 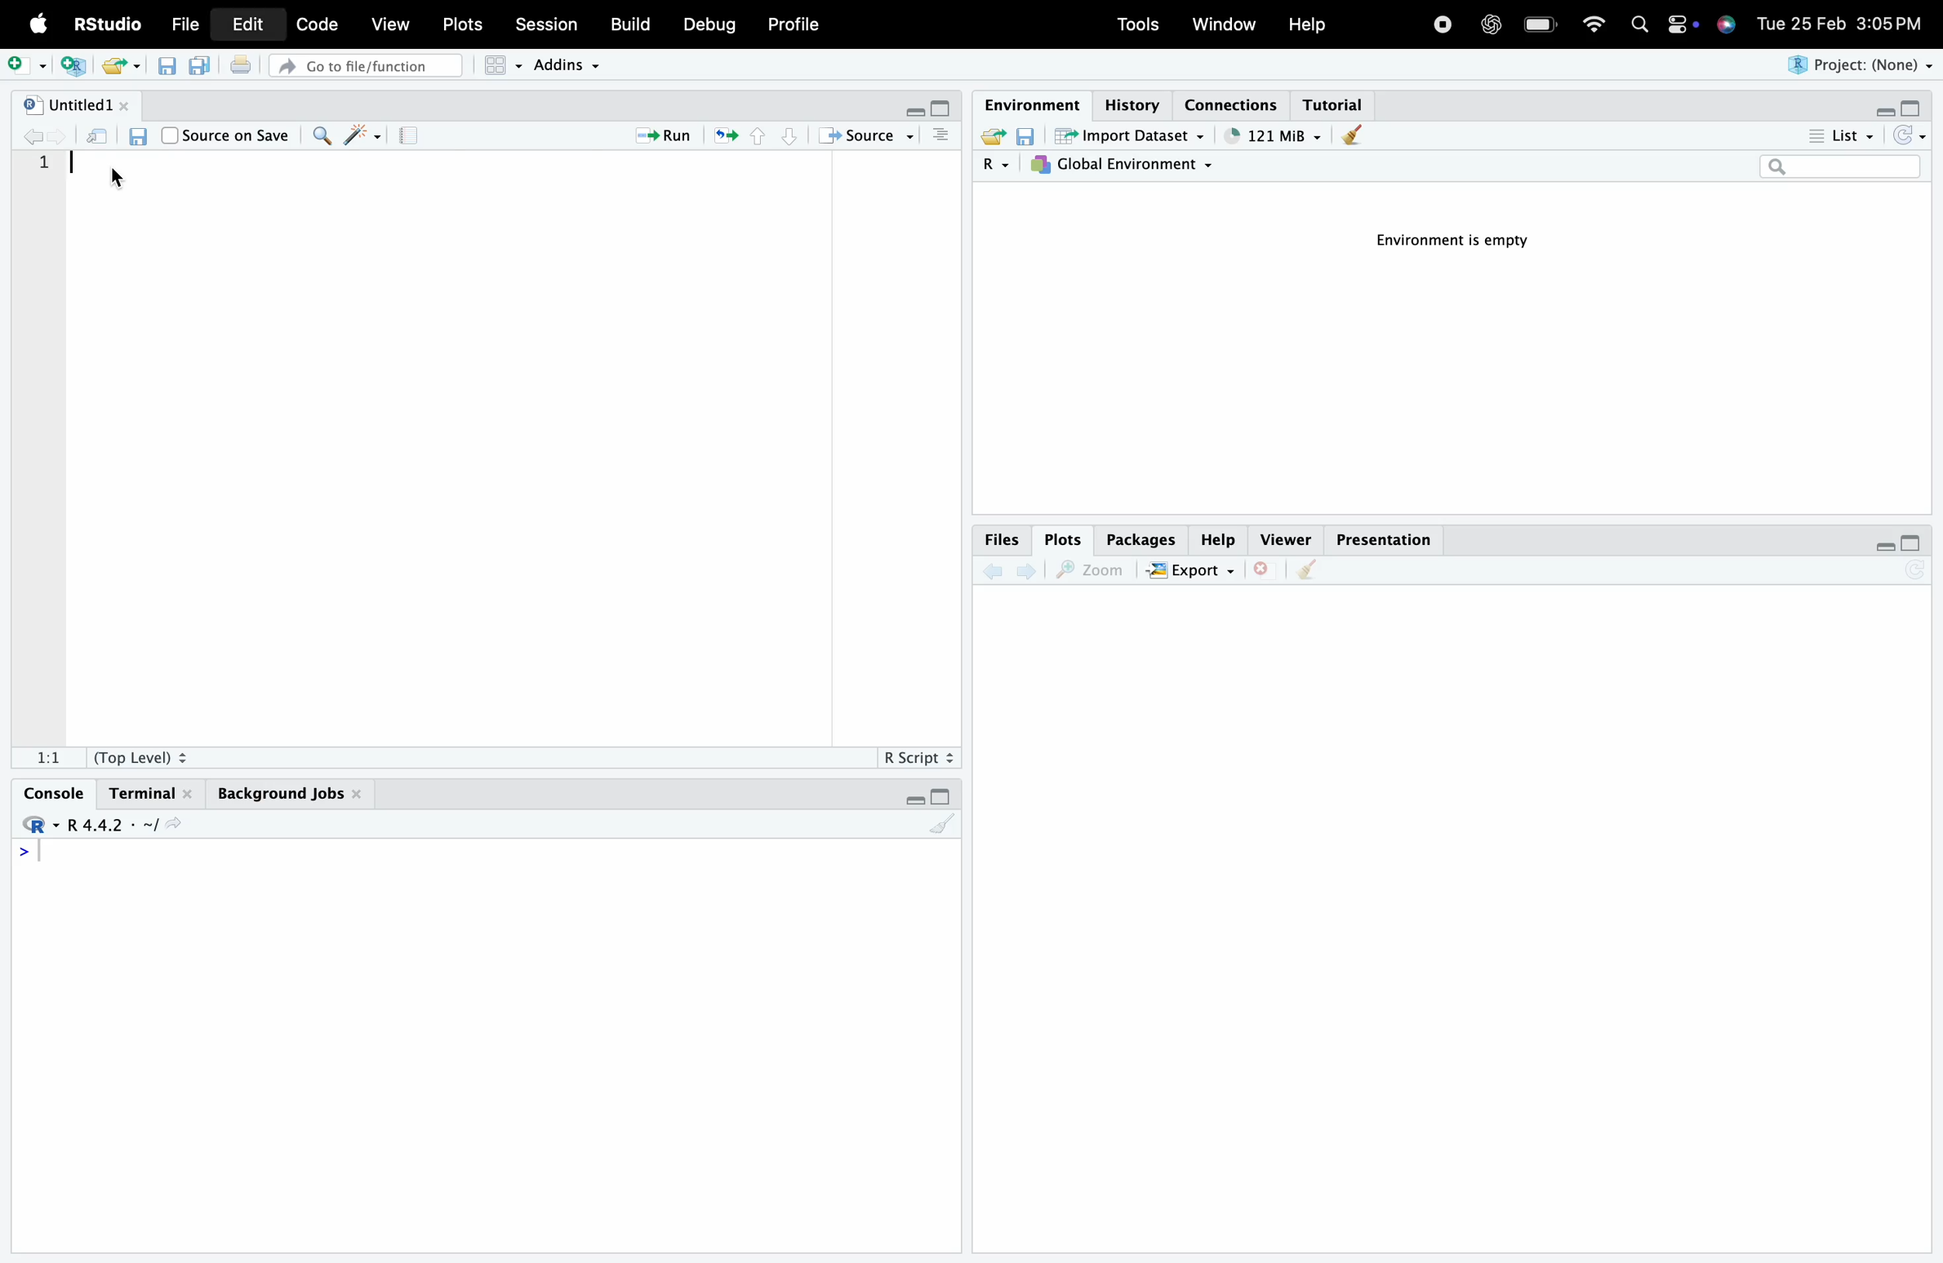 I want to click on Close, so click(x=1267, y=570).